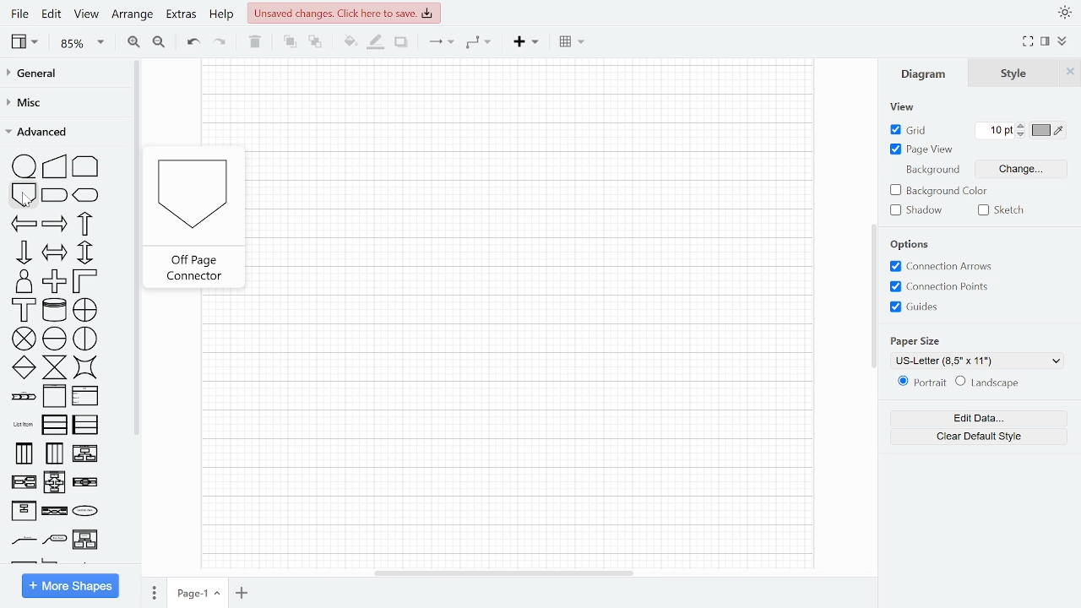 This screenshot has height=608, width=1081. Describe the element at coordinates (22, 281) in the screenshot. I see `user` at that location.